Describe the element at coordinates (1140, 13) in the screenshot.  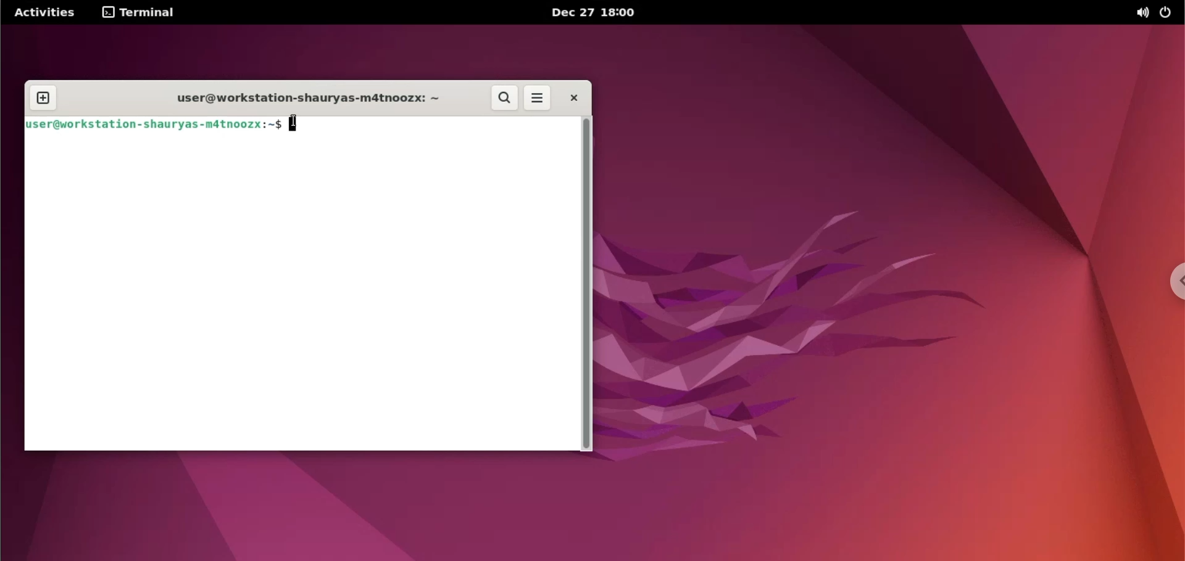
I see `sound options` at that location.